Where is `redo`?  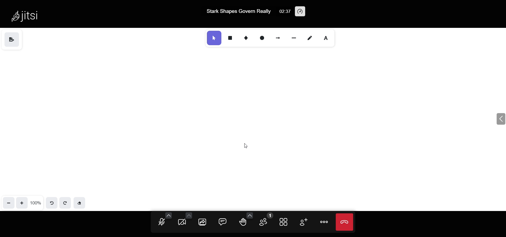 redo is located at coordinates (65, 202).